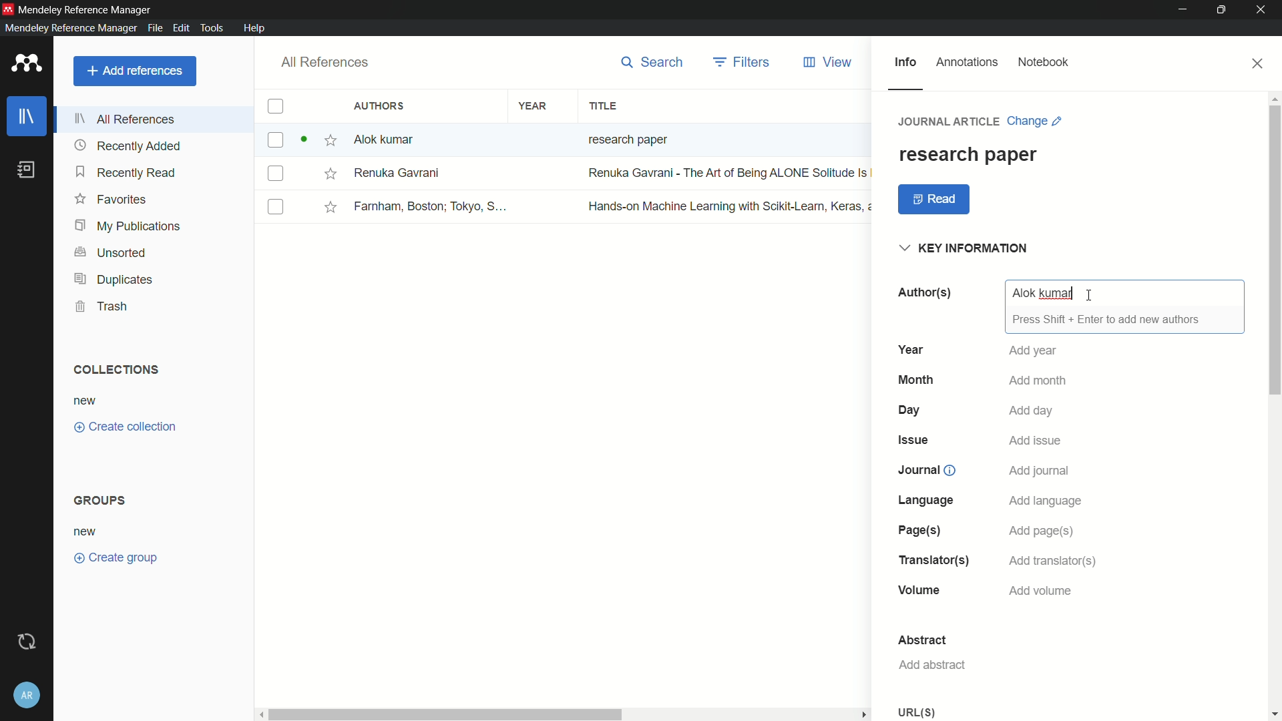  I want to click on book-3, so click(566, 206).